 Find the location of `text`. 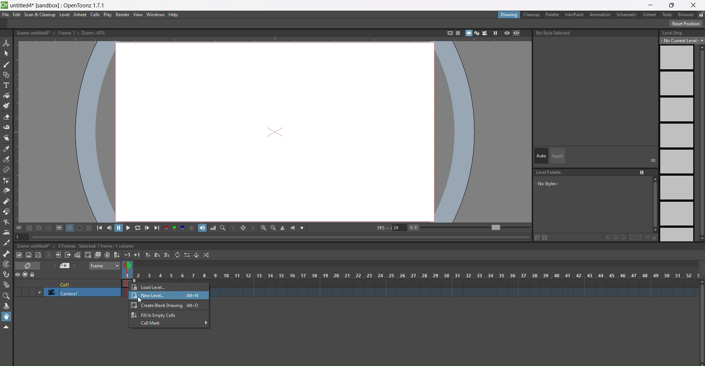

text is located at coordinates (77, 246).